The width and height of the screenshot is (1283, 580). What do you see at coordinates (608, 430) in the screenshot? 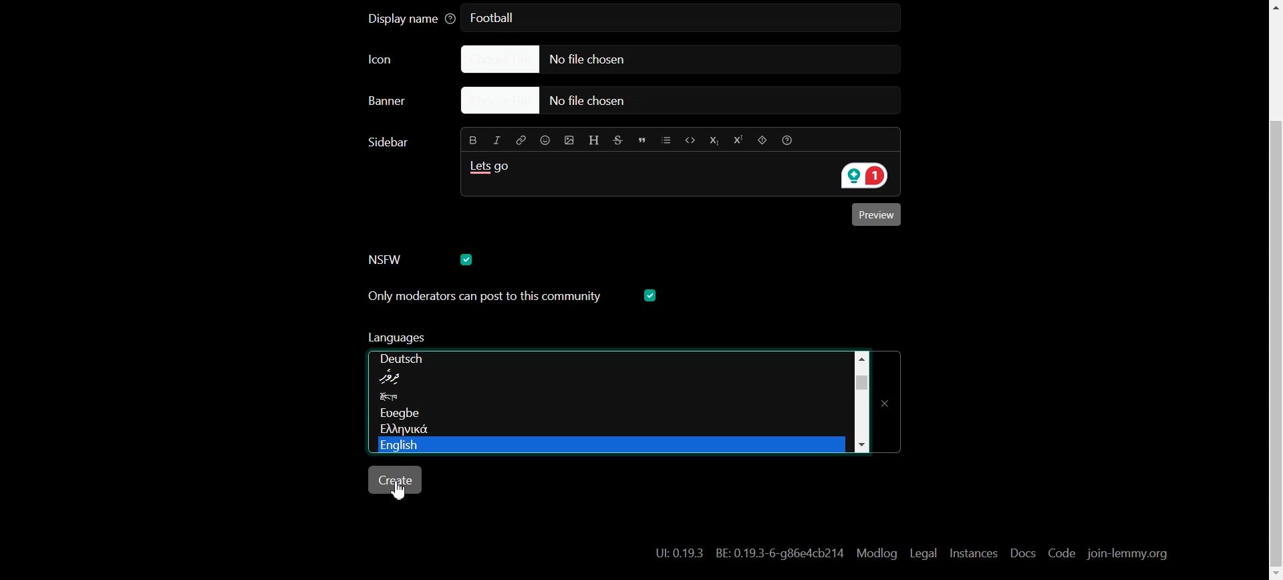
I see `Language` at bounding box center [608, 430].